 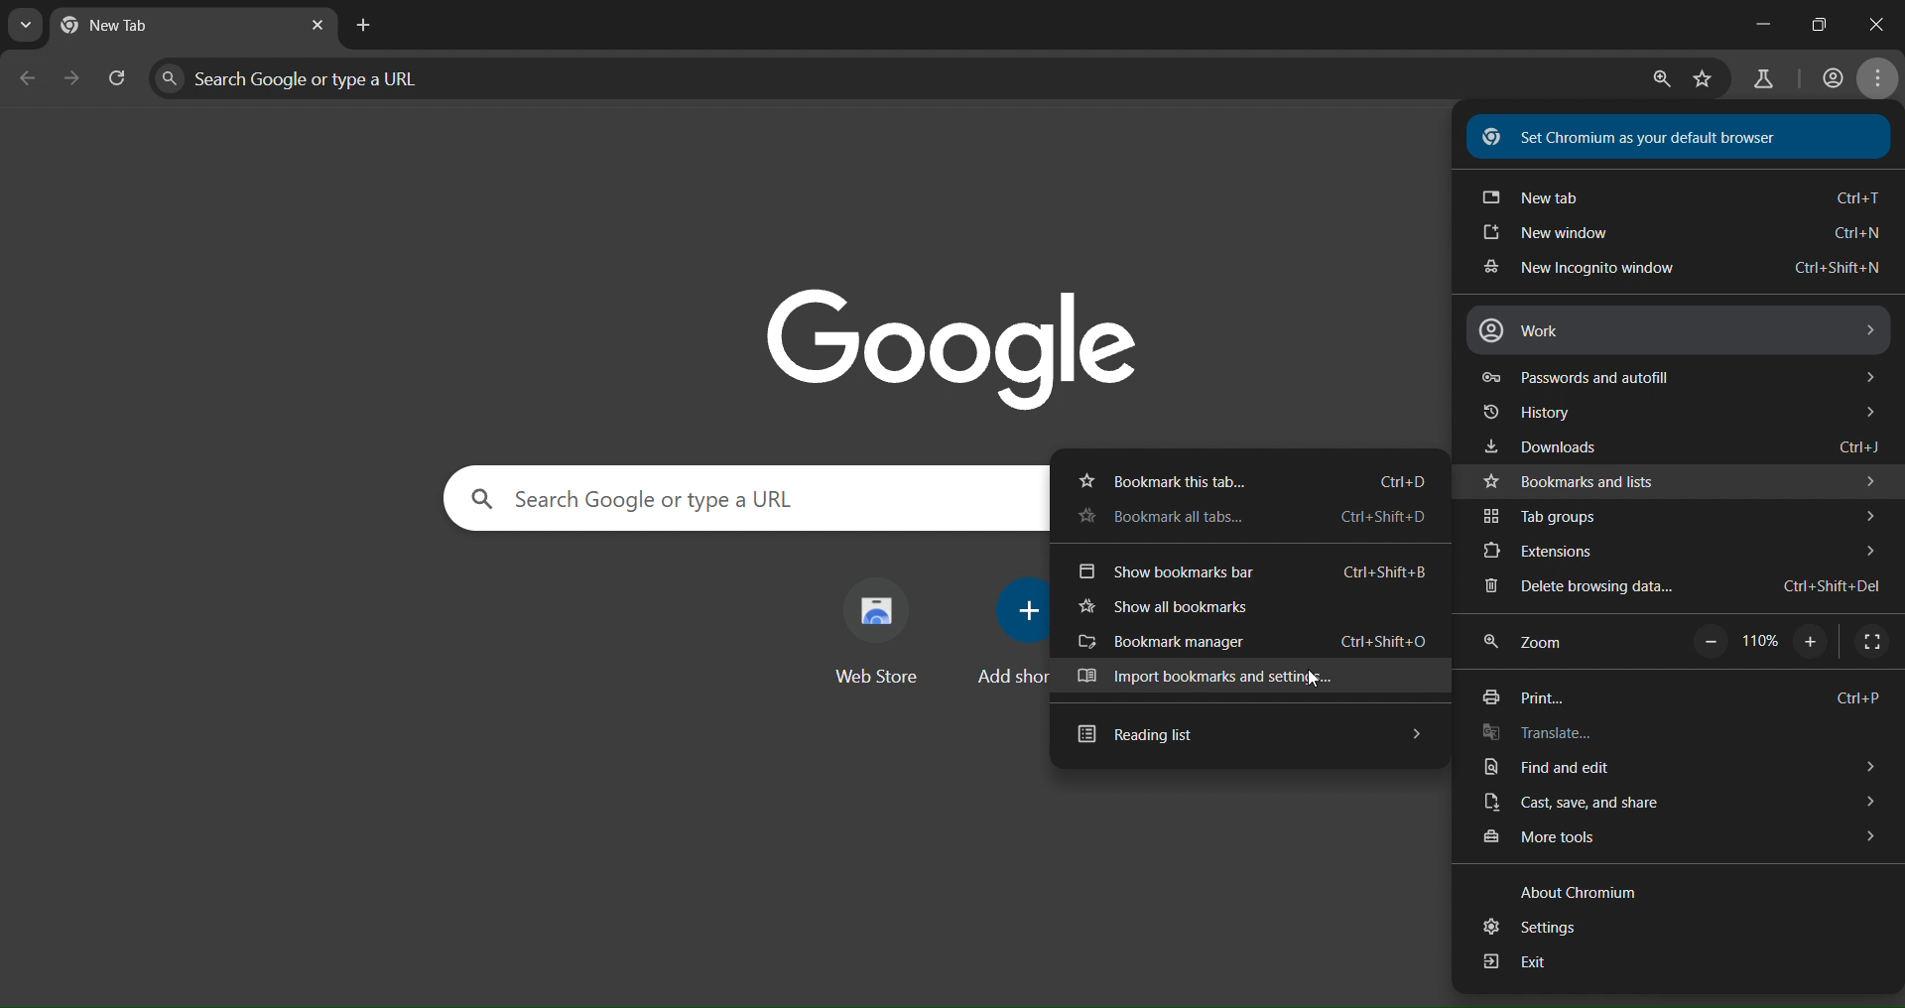 What do you see at coordinates (1886, 76) in the screenshot?
I see `menu` at bounding box center [1886, 76].